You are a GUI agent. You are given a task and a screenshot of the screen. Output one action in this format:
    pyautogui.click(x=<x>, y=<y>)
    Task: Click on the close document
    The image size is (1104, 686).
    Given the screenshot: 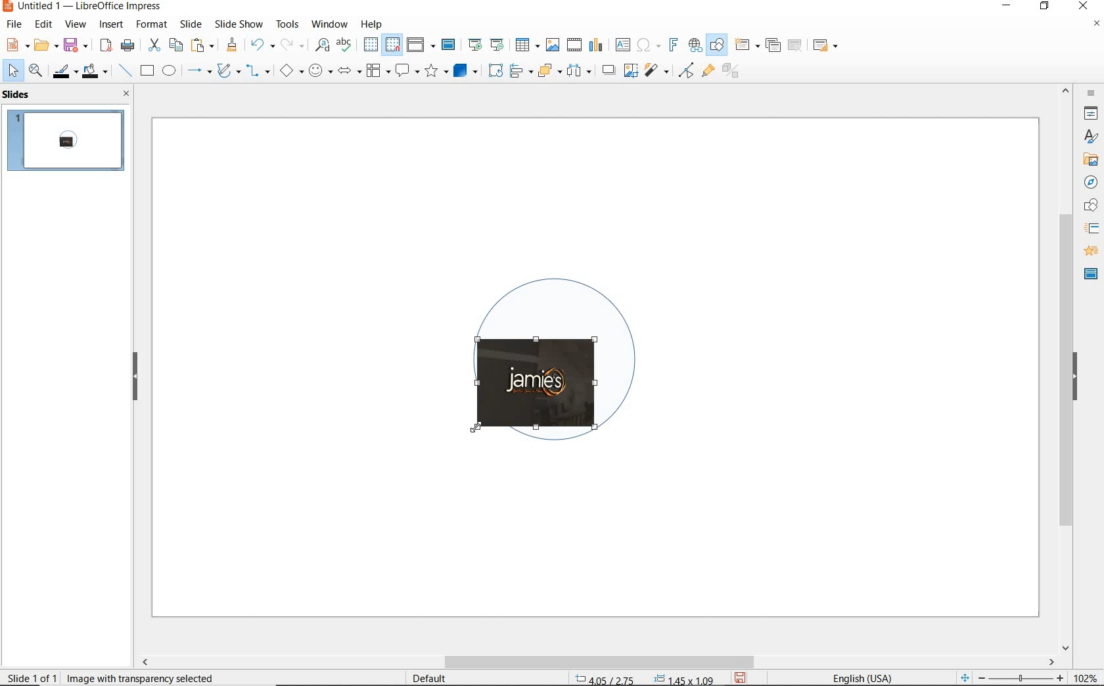 What is the action you would take?
    pyautogui.click(x=1096, y=26)
    